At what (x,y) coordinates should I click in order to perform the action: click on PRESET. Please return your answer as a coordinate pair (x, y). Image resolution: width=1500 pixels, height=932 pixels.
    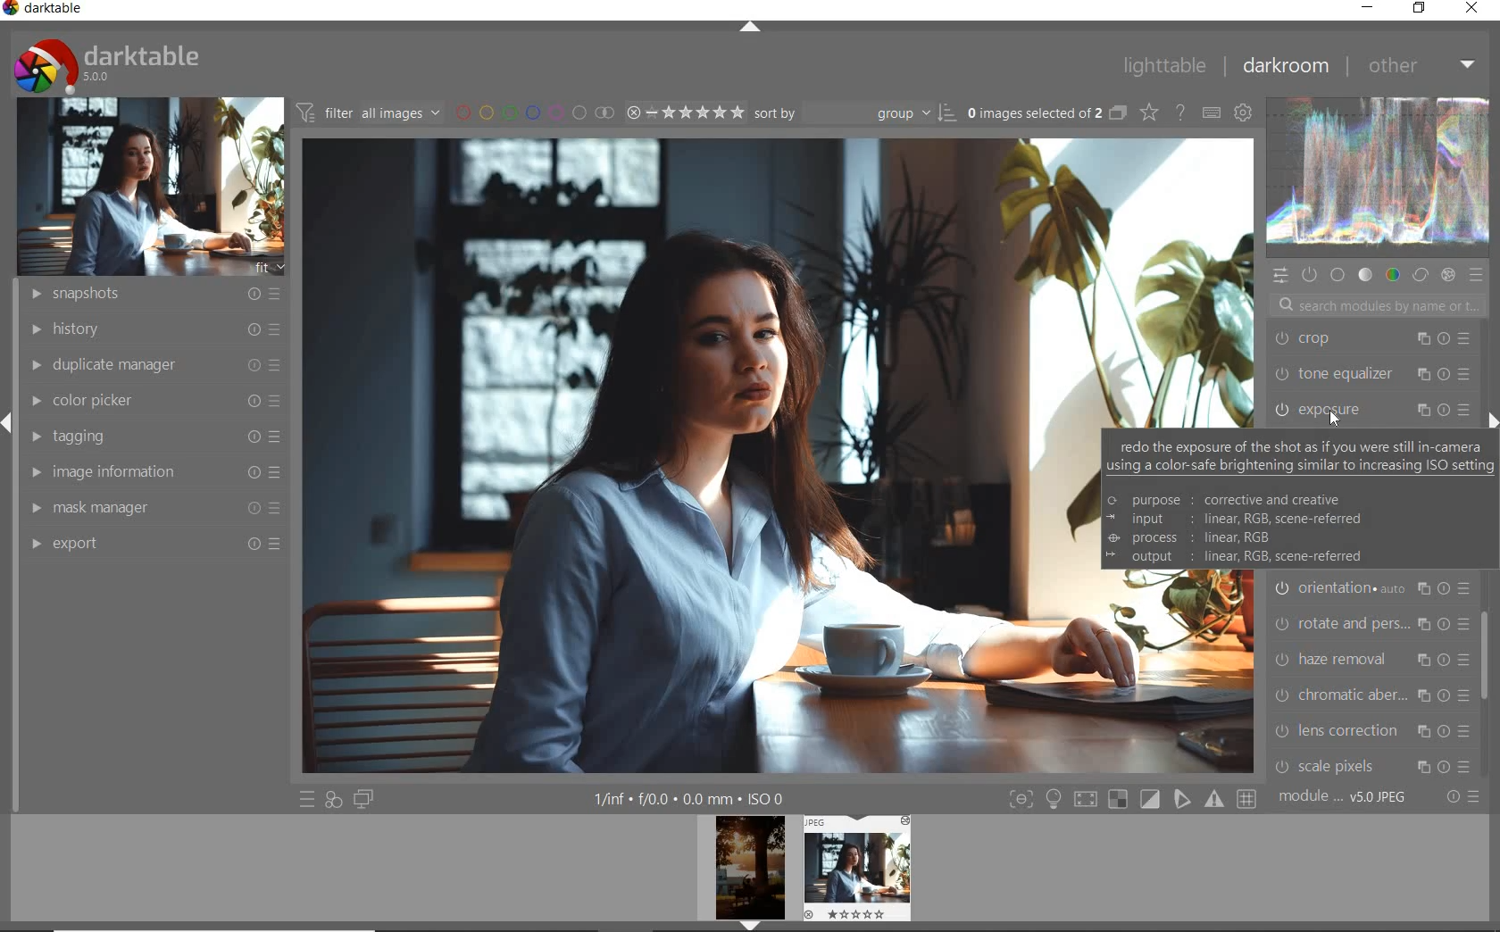
    Looking at the image, I should click on (1478, 276).